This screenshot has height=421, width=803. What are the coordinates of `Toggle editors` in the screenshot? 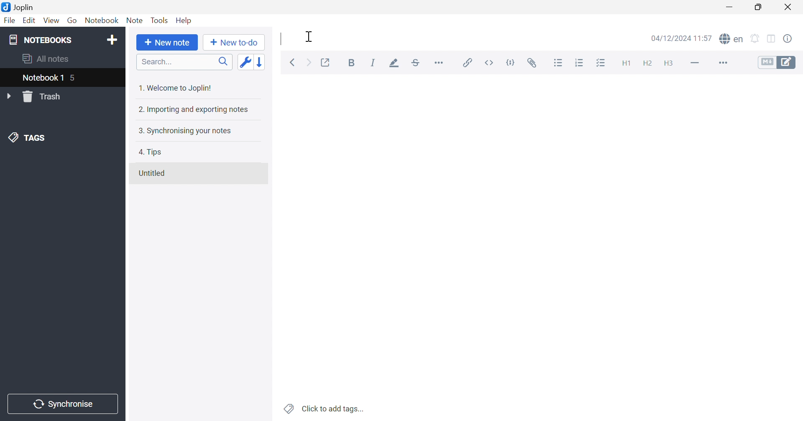 It's located at (778, 63).